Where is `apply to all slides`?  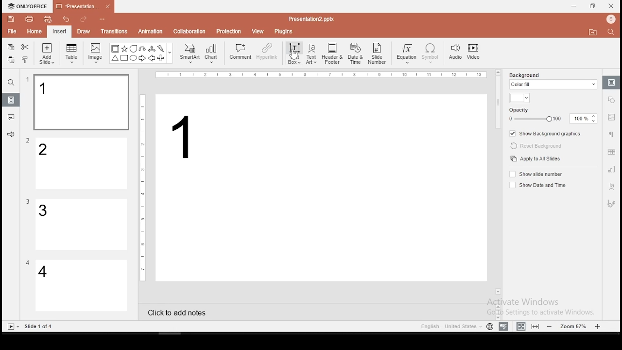
apply to all slides is located at coordinates (535, 159).